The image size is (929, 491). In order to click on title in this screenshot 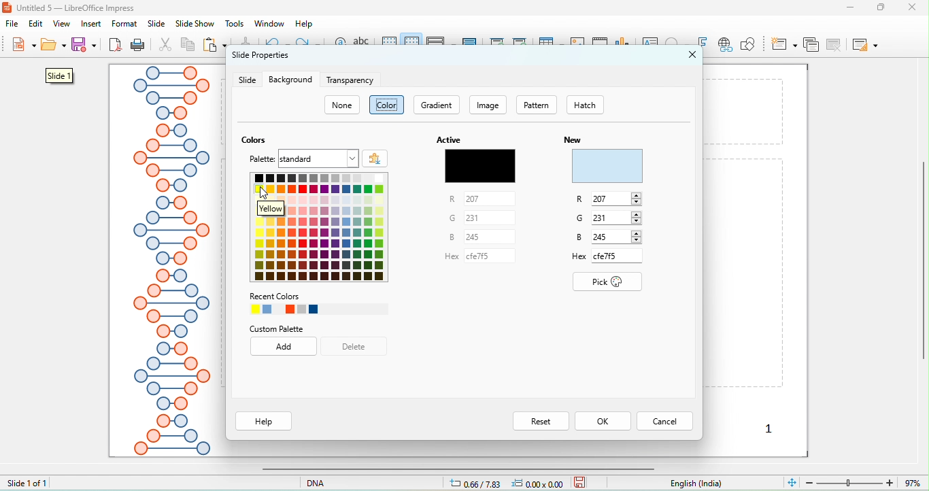, I will do `click(71, 7)`.